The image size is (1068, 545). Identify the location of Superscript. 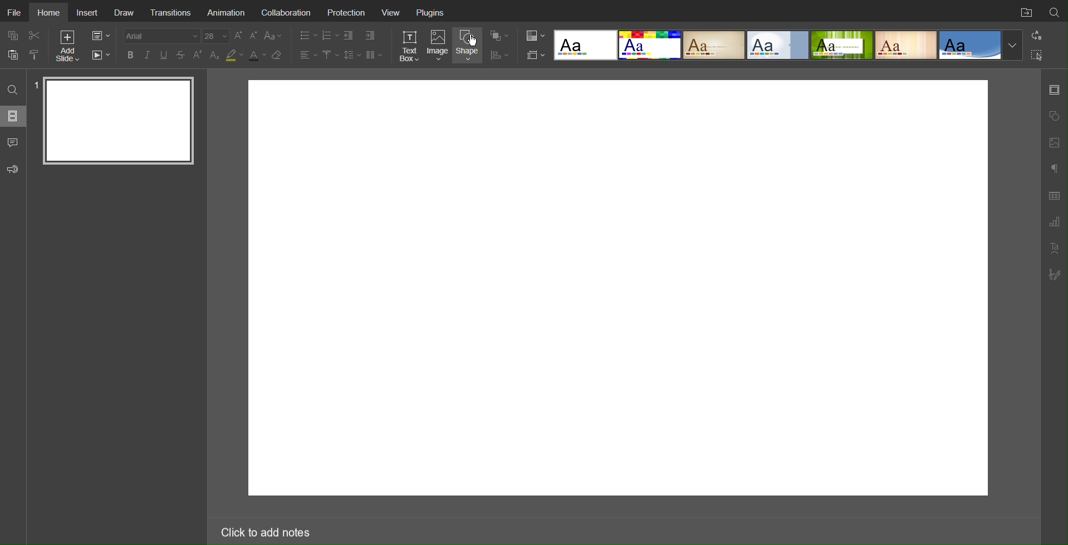
(198, 55).